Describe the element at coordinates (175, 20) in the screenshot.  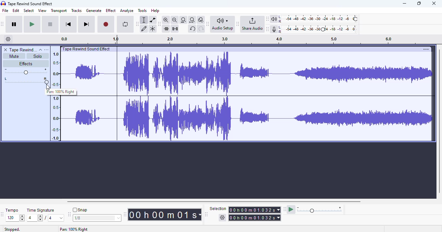
I see `zoom out` at that location.